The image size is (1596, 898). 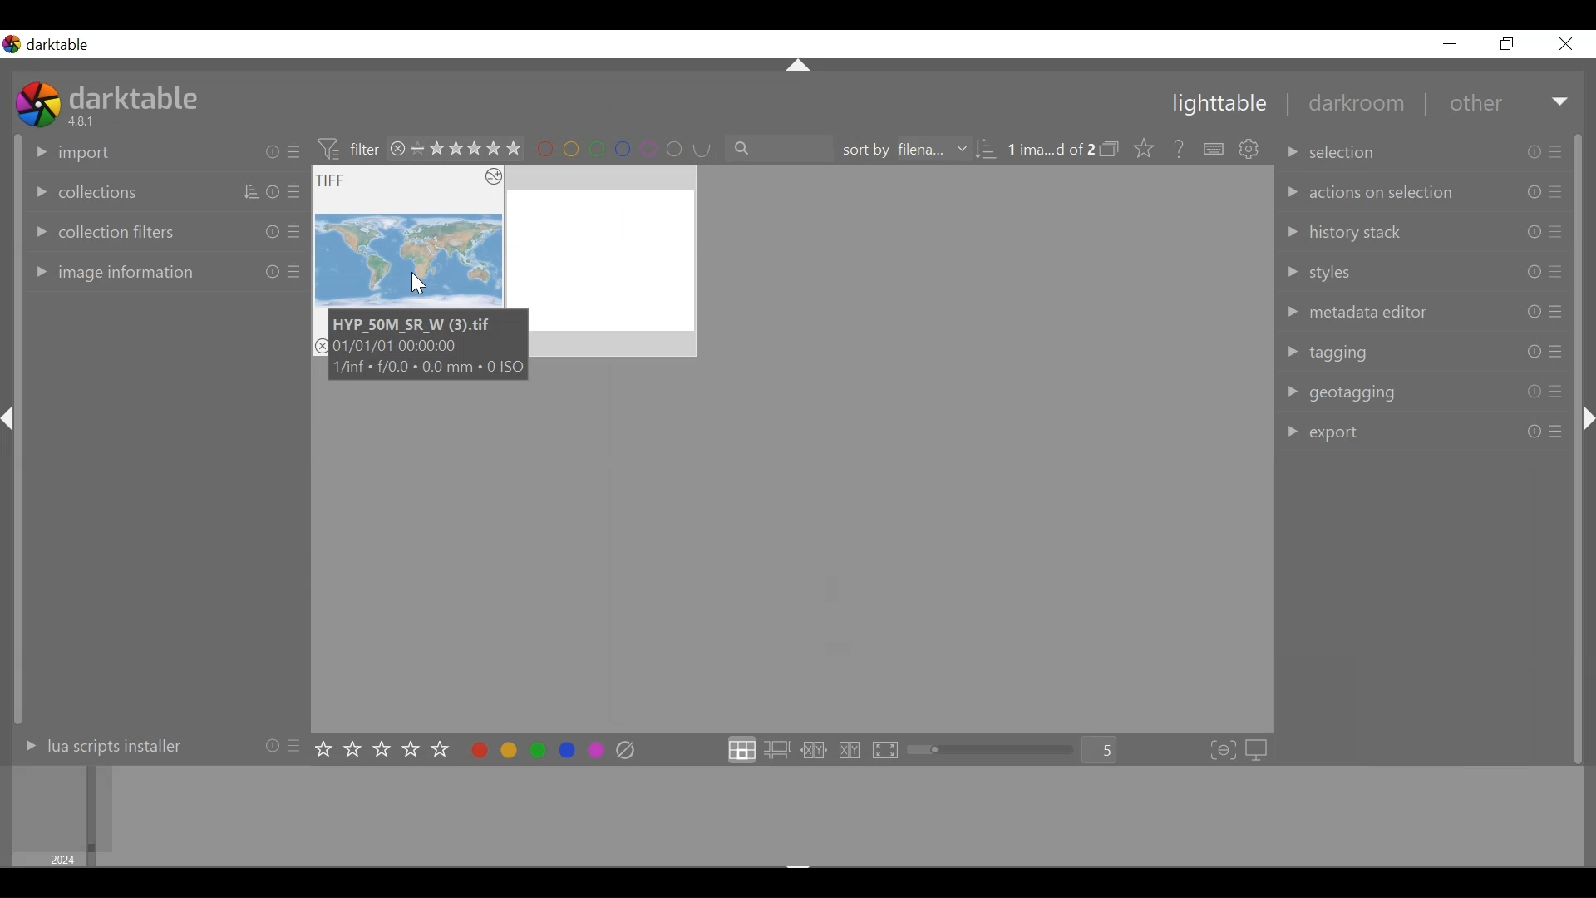 I want to click on toggle color label, so click(x=537, y=750).